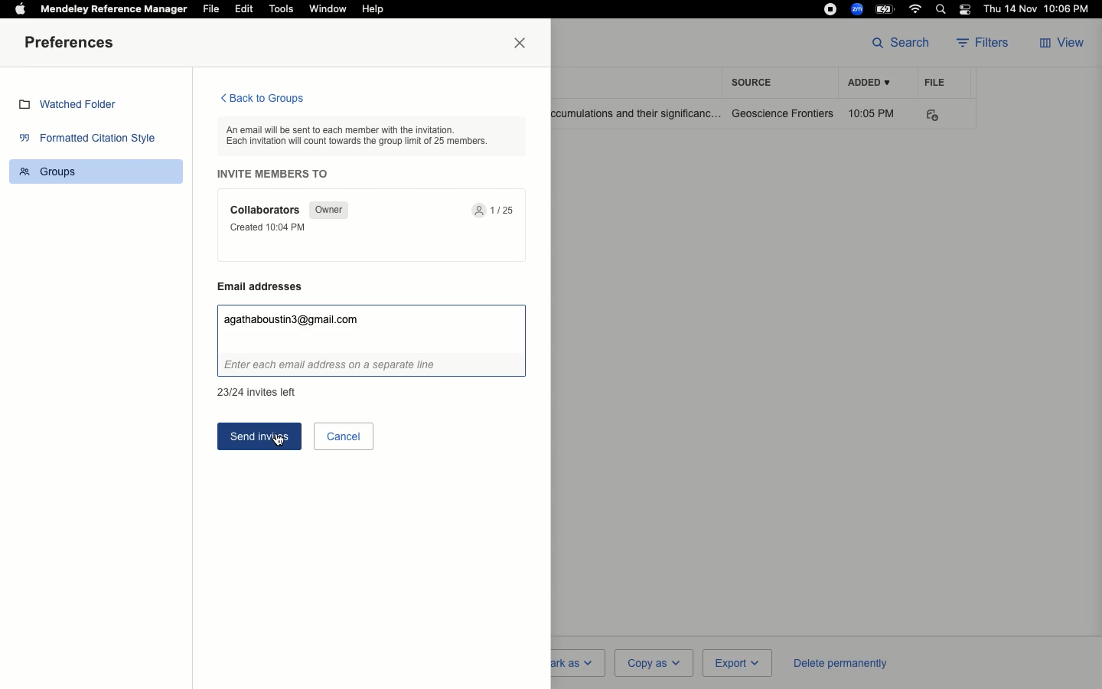 The width and height of the screenshot is (1102, 689). Describe the element at coordinates (523, 44) in the screenshot. I see `Close` at that location.